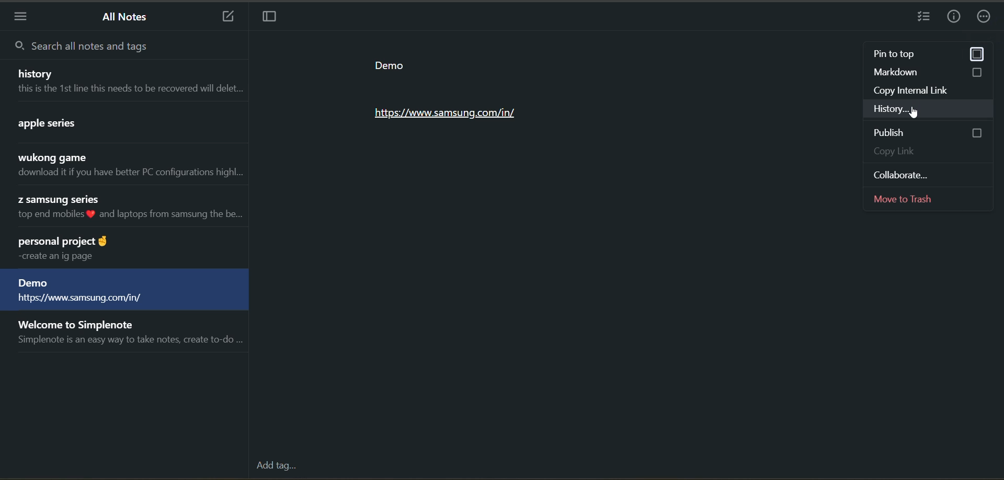 The width and height of the screenshot is (1004, 480). What do you see at coordinates (929, 174) in the screenshot?
I see `collaborate` at bounding box center [929, 174].